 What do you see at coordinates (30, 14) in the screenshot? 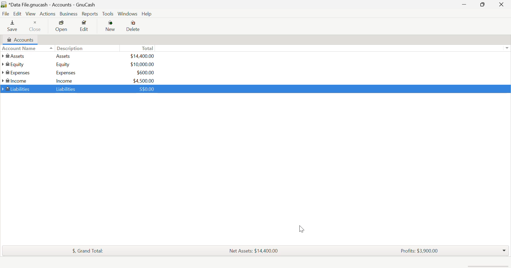
I see `View` at bounding box center [30, 14].